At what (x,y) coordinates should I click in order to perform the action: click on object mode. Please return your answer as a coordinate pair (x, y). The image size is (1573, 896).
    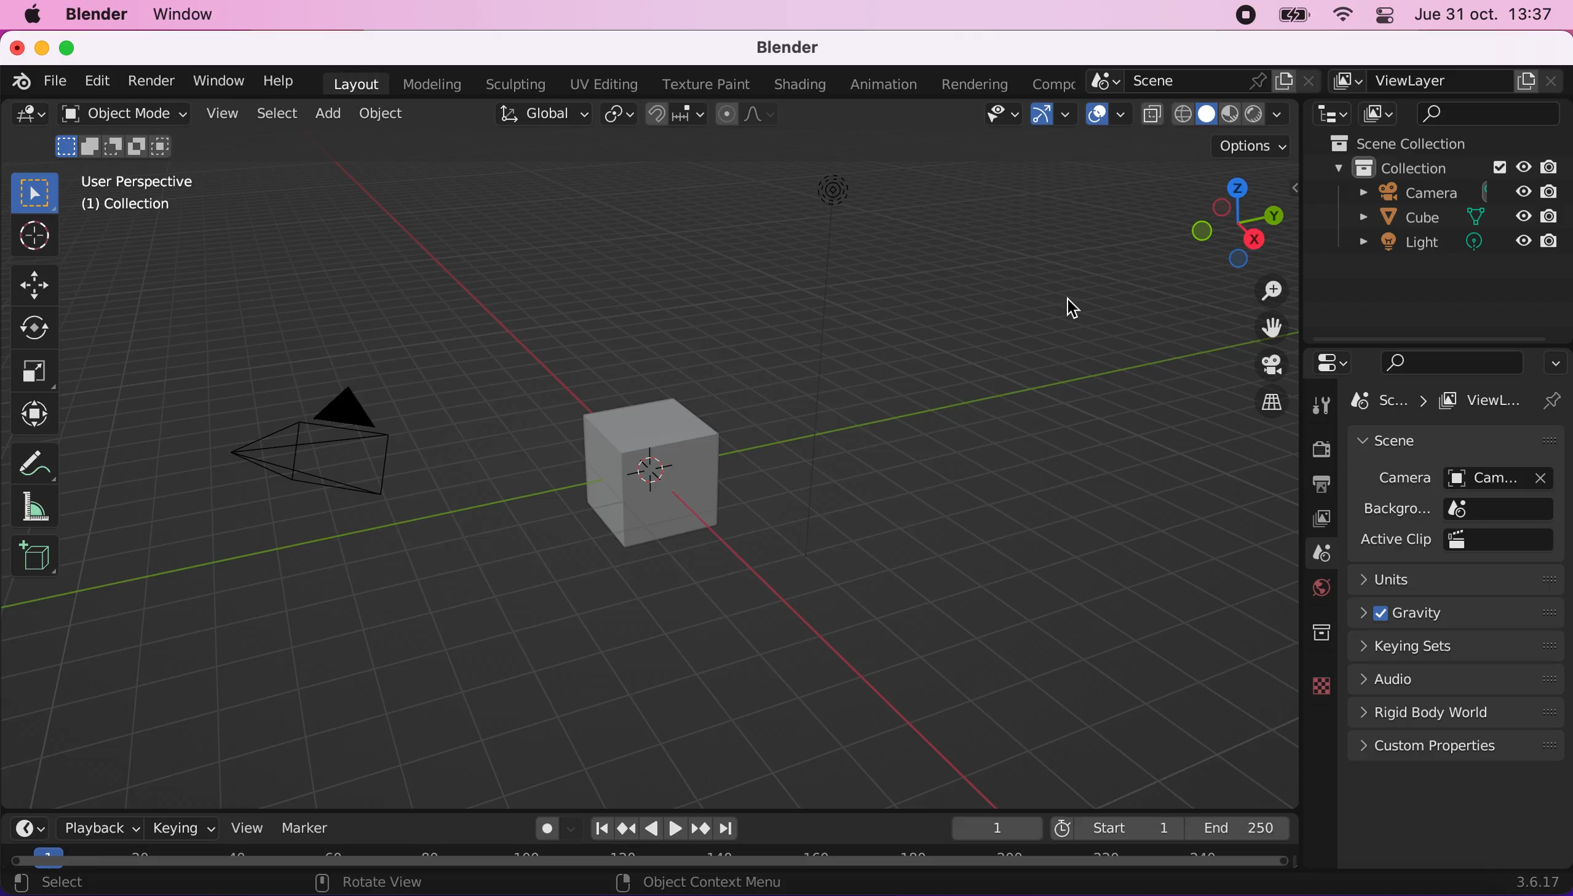
    Looking at the image, I should click on (120, 135).